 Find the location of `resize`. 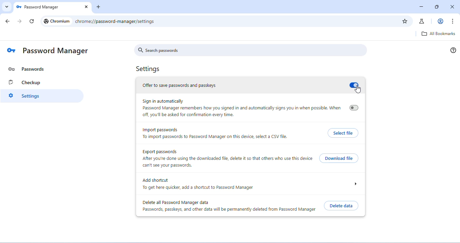

resize is located at coordinates (436, 7).